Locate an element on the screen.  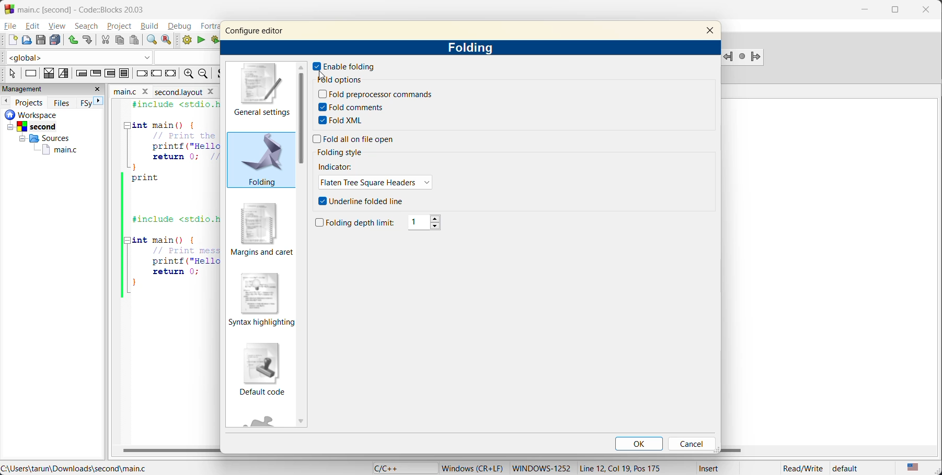
fold xml is located at coordinates (346, 121).